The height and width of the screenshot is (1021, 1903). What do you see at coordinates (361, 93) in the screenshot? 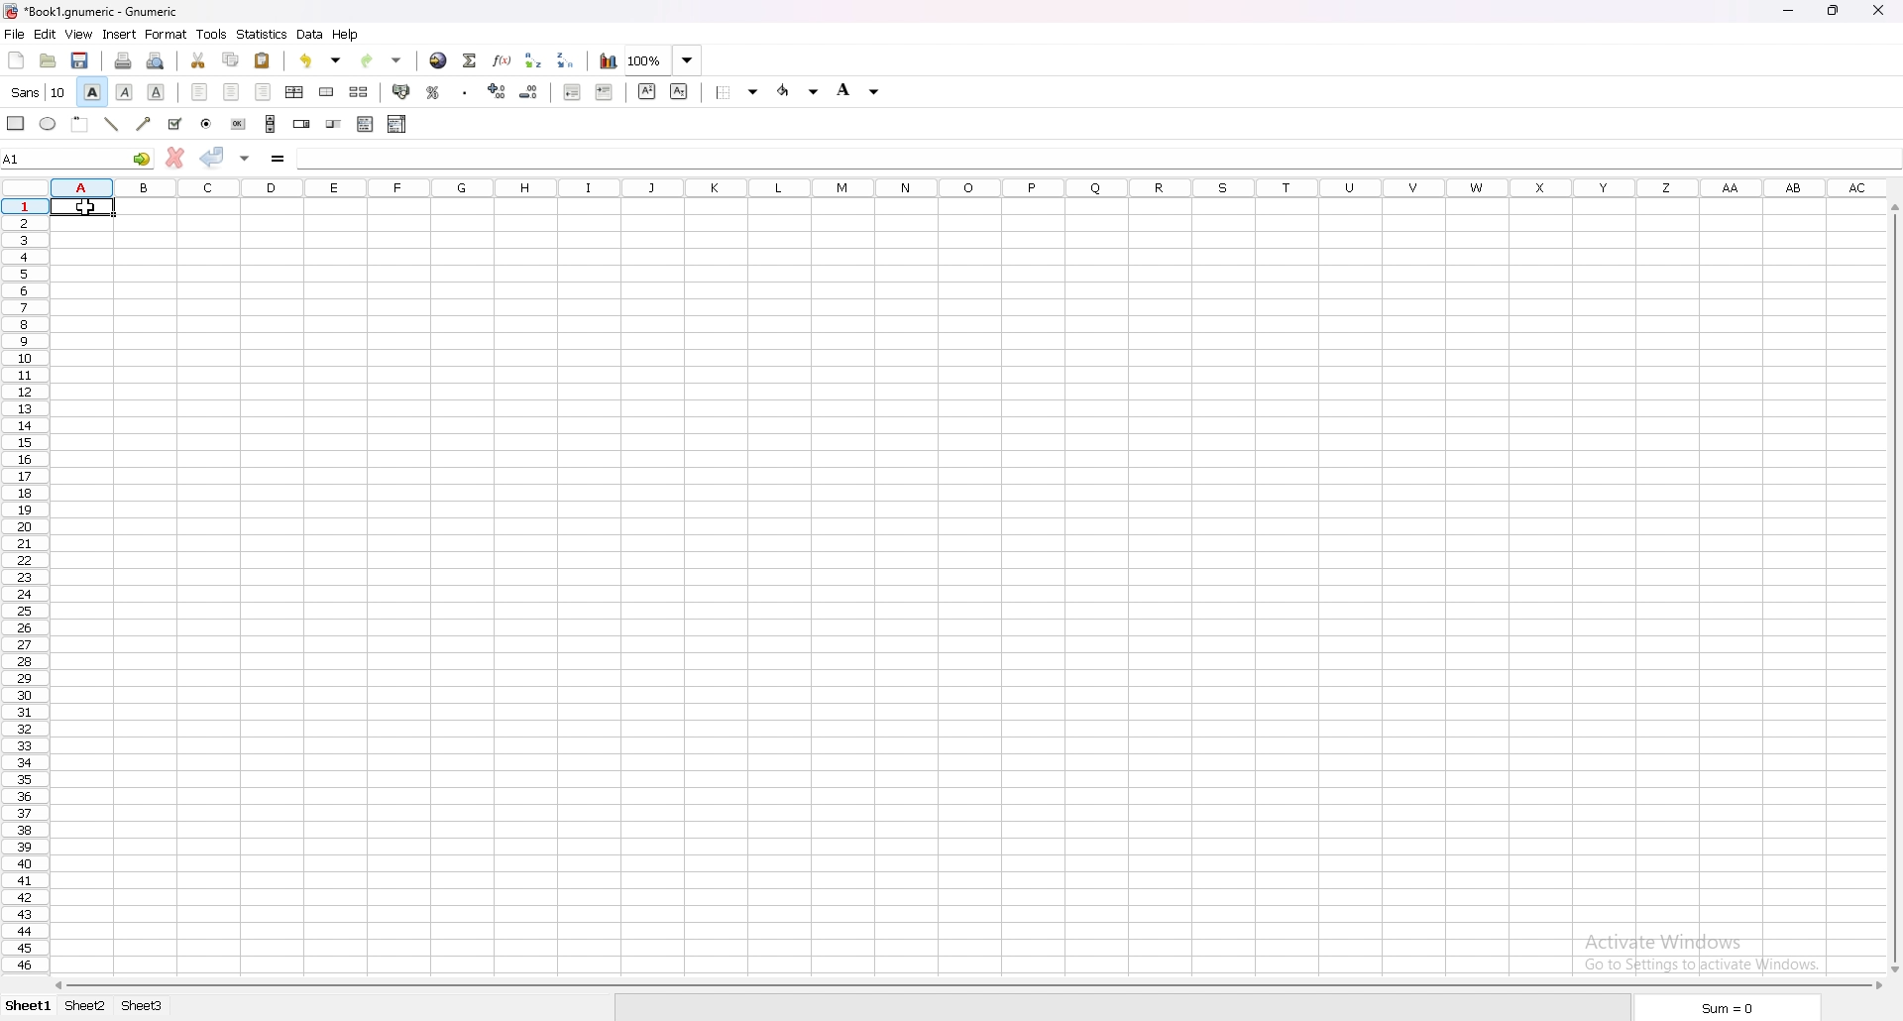
I see `split merged` at bounding box center [361, 93].